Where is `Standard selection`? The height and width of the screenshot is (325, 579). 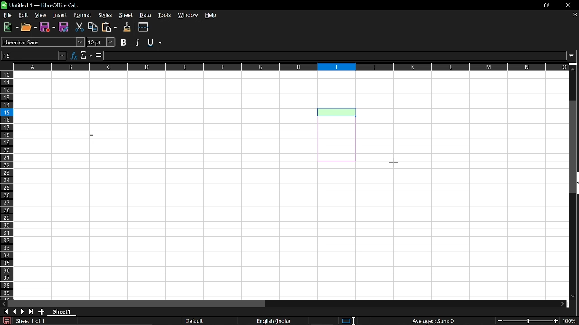
Standard selection is located at coordinates (345, 320).